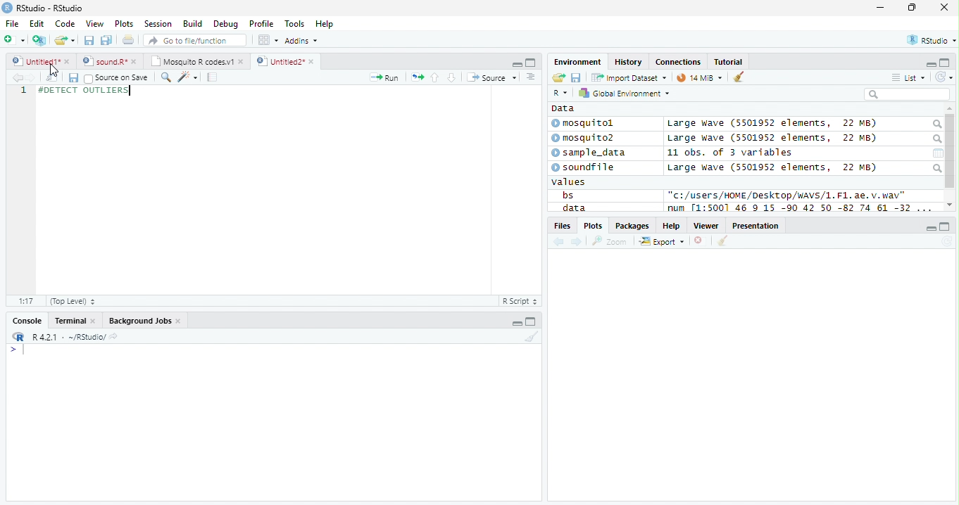 The image size is (959, 505). What do you see at coordinates (585, 124) in the screenshot?
I see `mosquito1` at bounding box center [585, 124].